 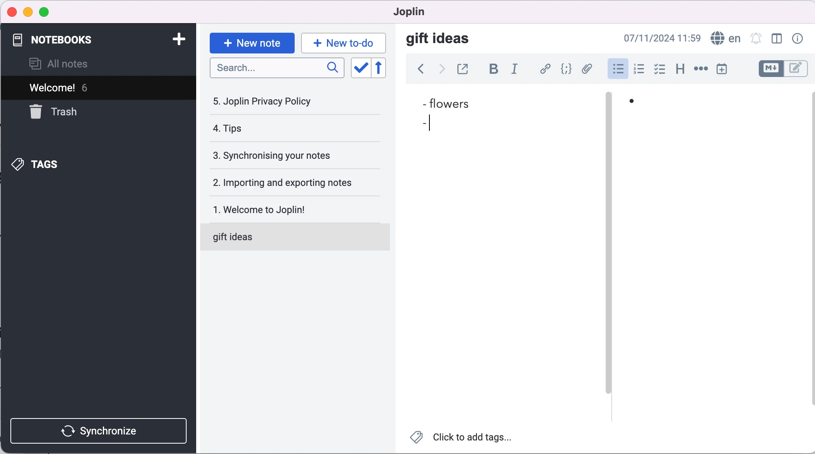 What do you see at coordinates (782, 69) in the screenshot?
I see `toggle editors` at bounding box center [782, 69].